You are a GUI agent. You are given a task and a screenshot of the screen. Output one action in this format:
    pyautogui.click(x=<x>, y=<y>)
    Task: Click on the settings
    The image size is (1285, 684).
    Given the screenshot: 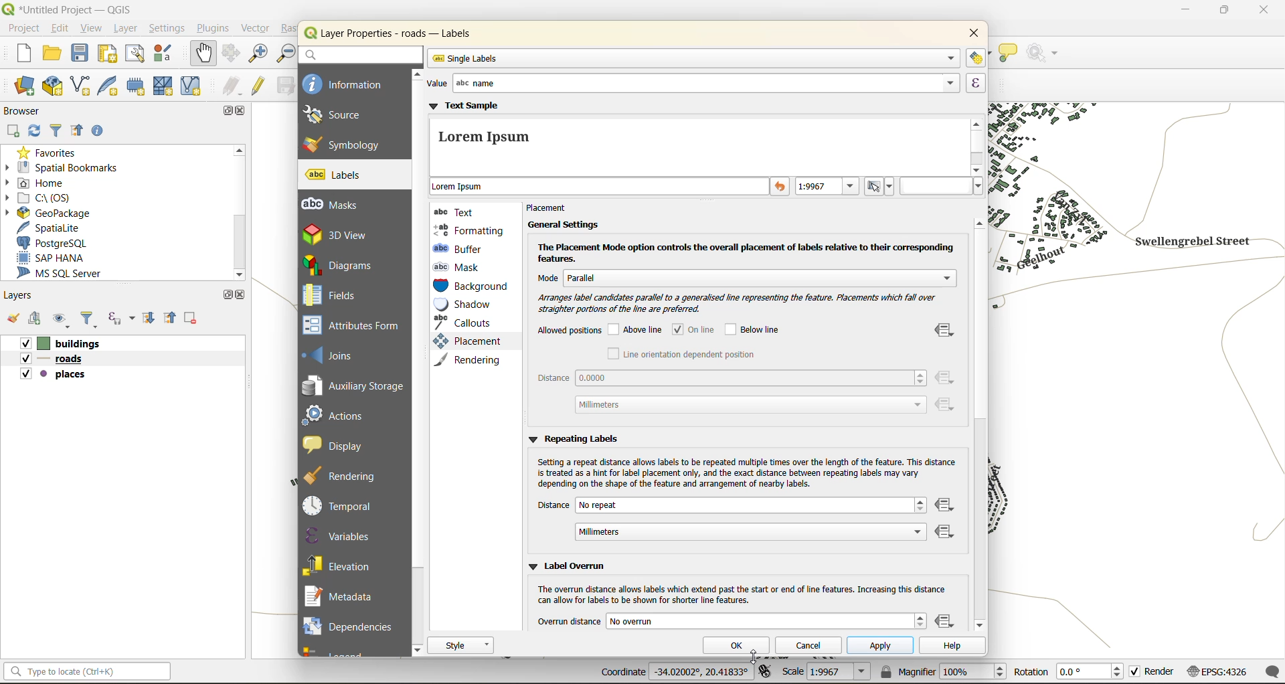 What is the action you would take?
    pyautogui.click(x=167, y=29)
    